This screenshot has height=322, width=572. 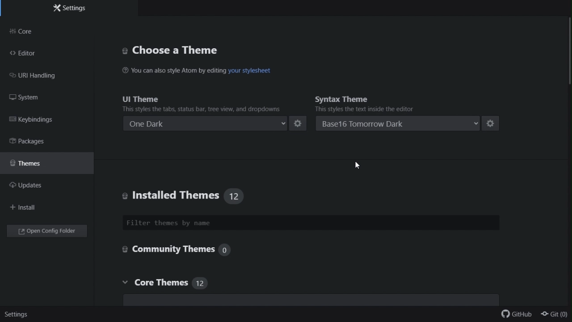 I want to click on hyperlink, so click(x=250, y=72).